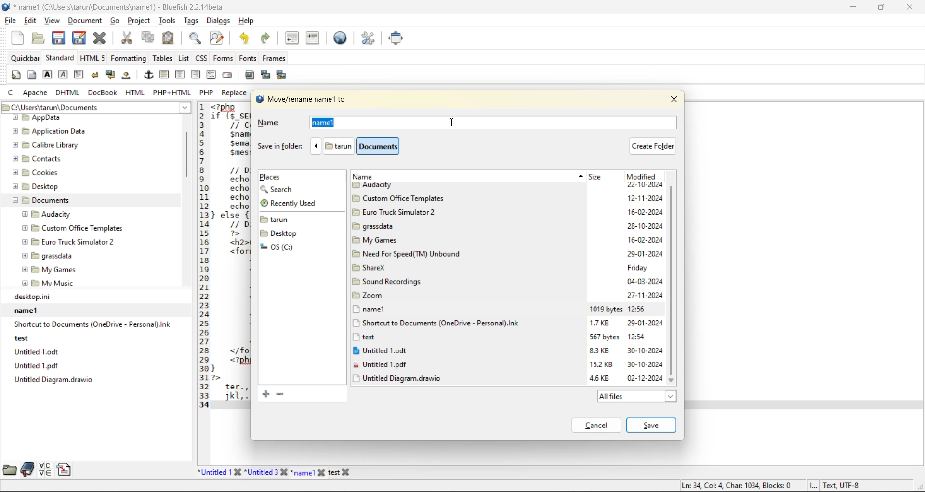 The width and height of the screenshot is (925, 492). I want to click on add current folder to bookmarks, so click(263, 393).